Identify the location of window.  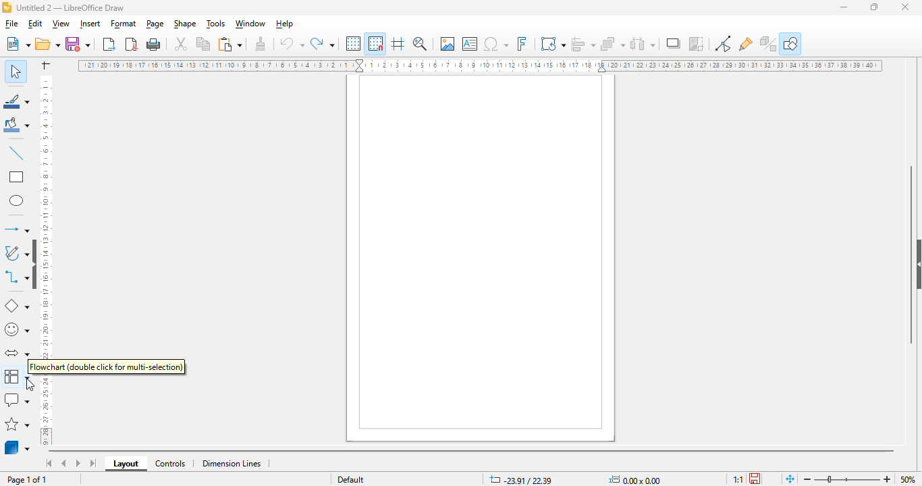
(251, 24).